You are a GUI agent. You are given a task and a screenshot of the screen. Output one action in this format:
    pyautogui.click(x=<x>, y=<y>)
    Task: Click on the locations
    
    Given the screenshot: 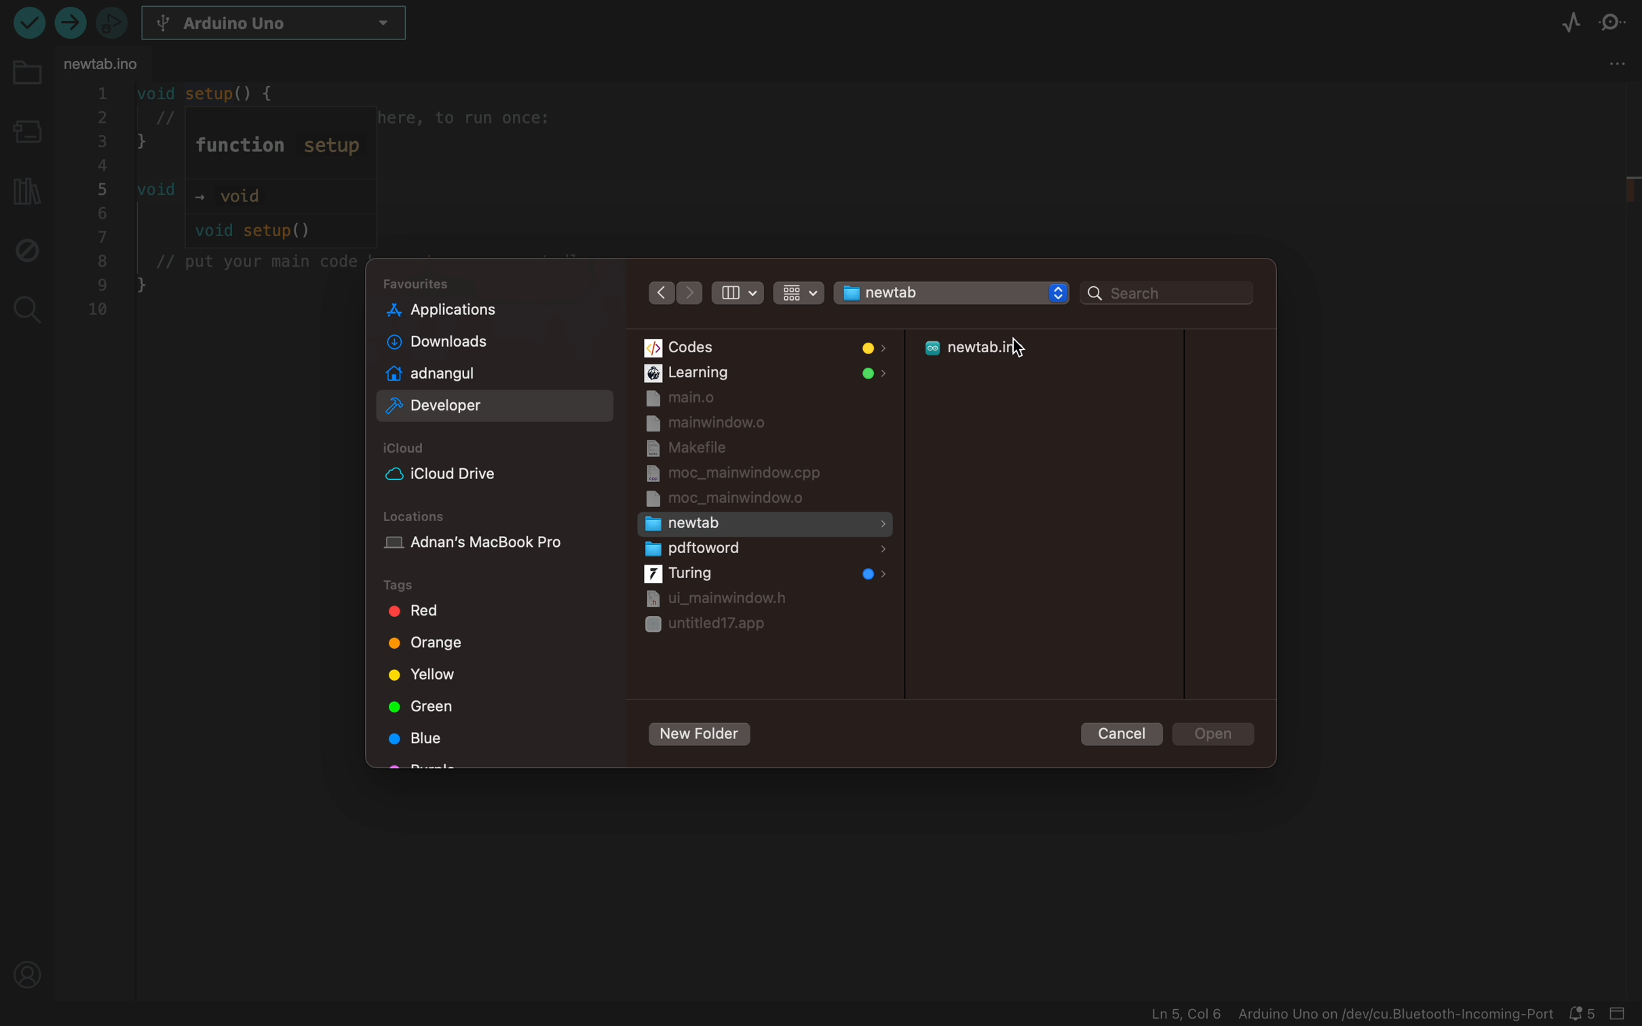 What is the action you would take?
    pyautogui.click(x=419, y=516)
    